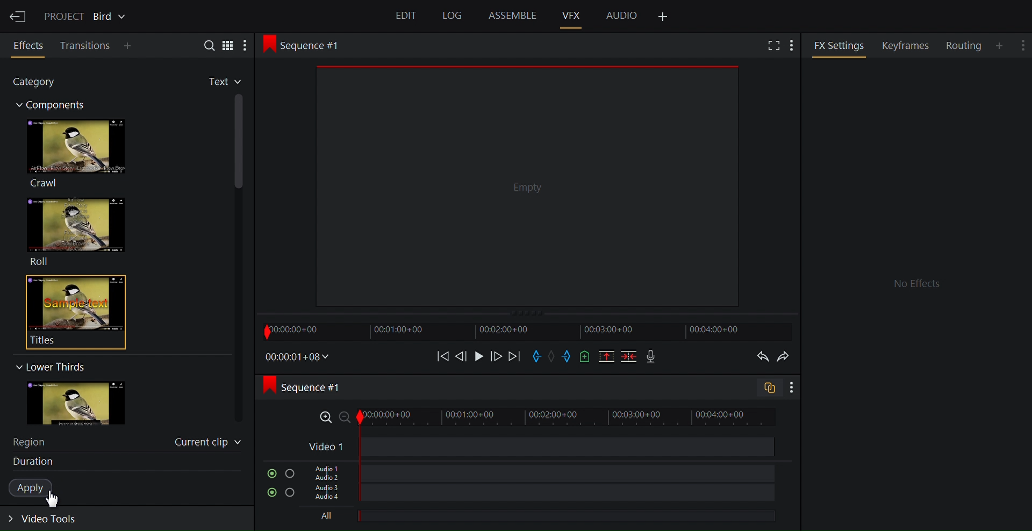 The width and height of the screenshot is (1032, 531). I want to click on Full screen, so click(772, 46).